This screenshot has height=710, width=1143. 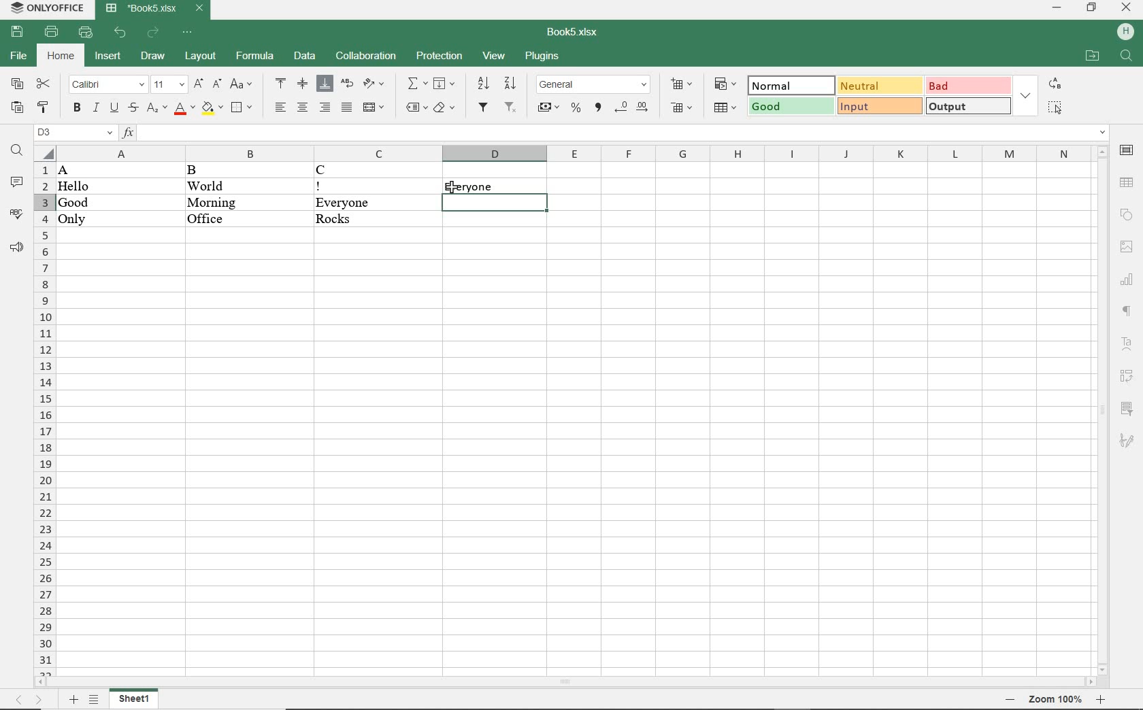 I want to click on document name, so click(x=154, y=10).